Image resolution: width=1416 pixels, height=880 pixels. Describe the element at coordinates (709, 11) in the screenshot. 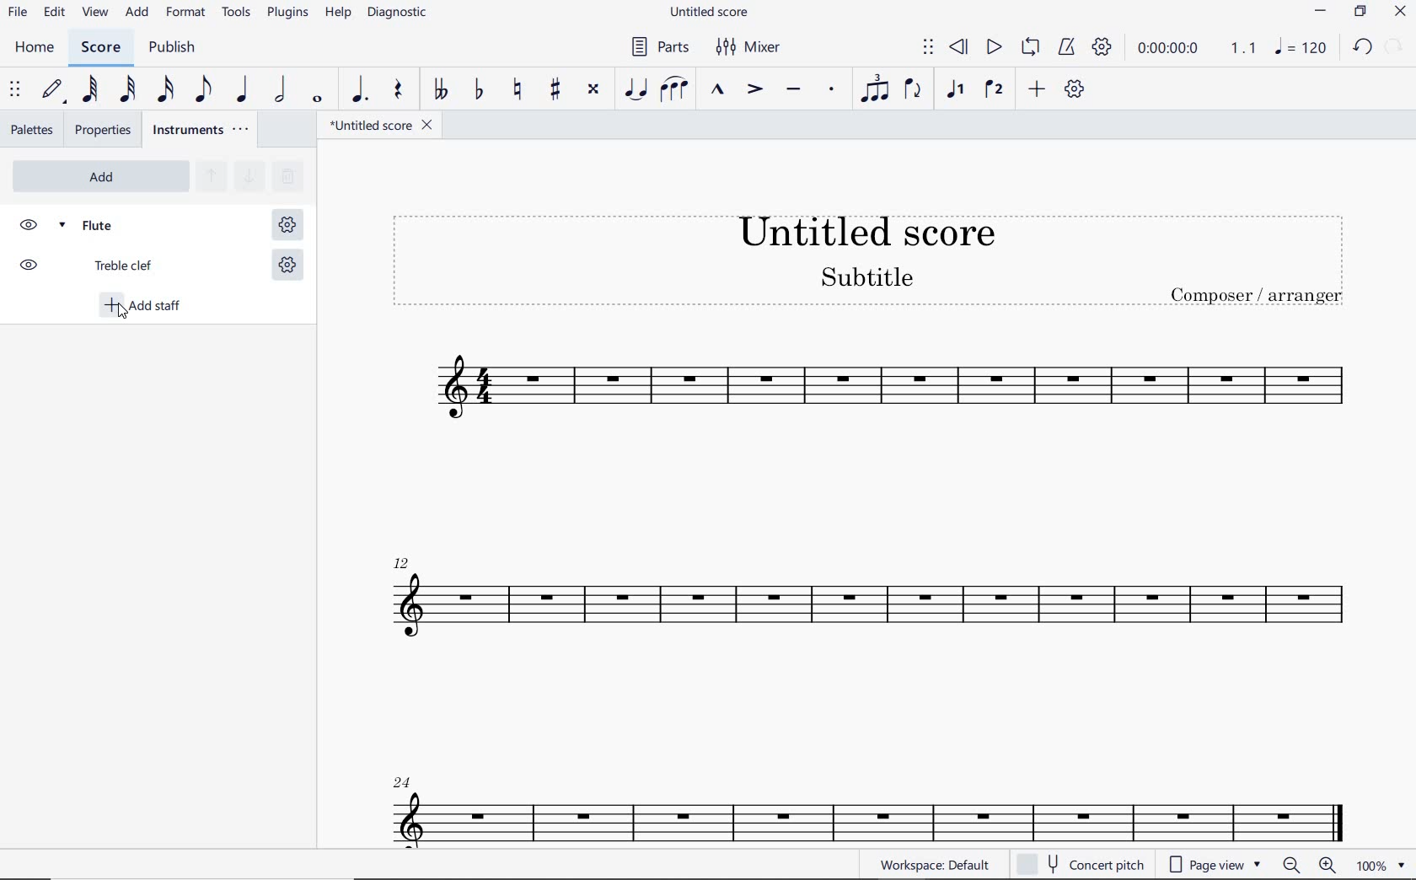

I see `FILE NAME` at that location.